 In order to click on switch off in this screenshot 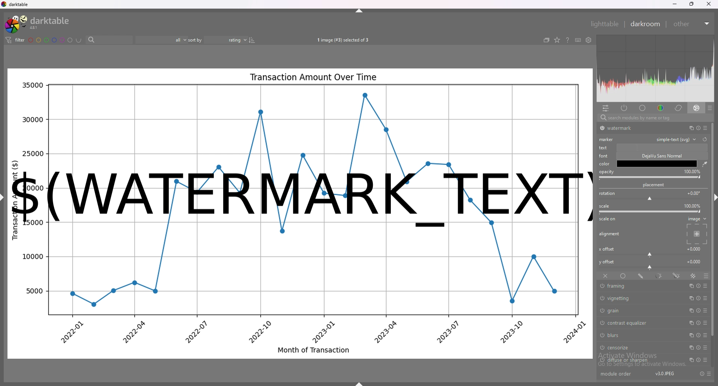, I will do `click(602, 287)`.